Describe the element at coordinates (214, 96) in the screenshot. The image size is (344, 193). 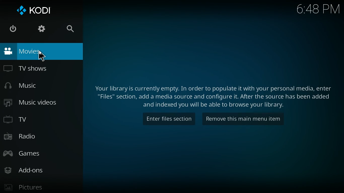
I see `message` at that location.